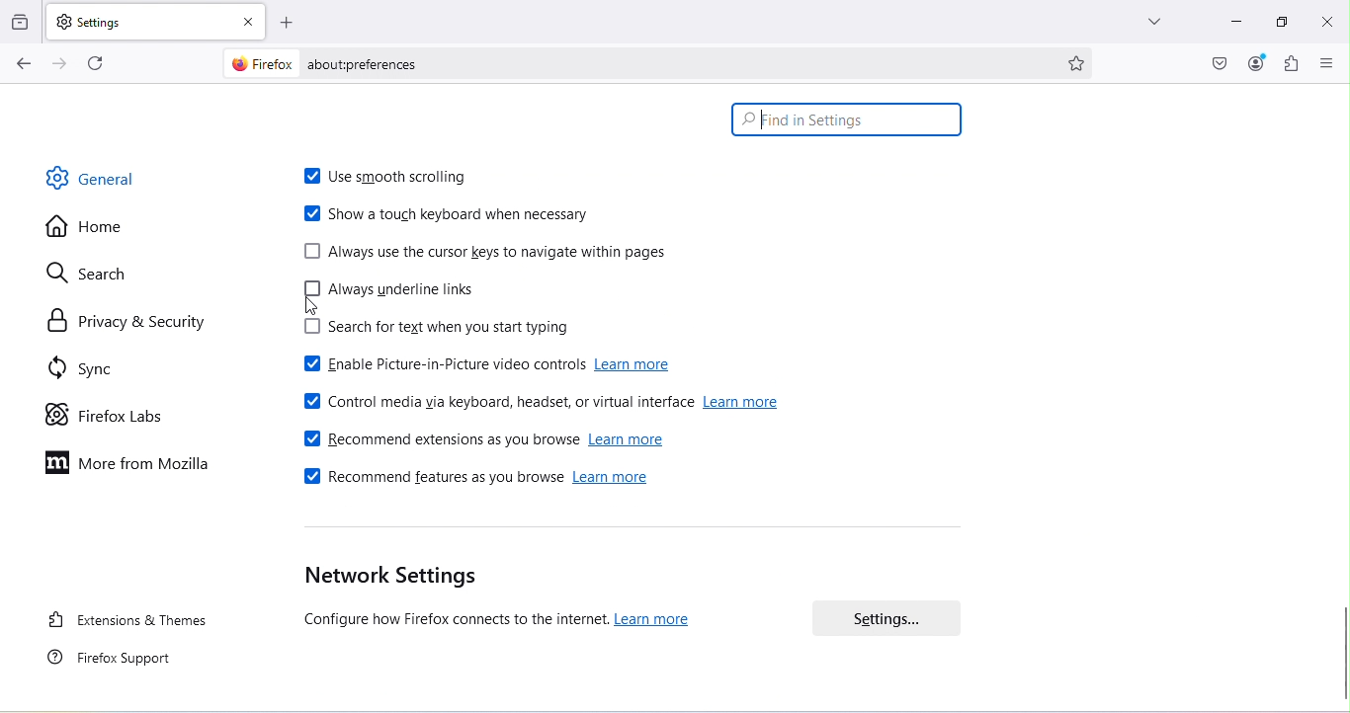 The image size is (1350, 713). Describe the element at coordinates (140, 21) in the screenshot. I see `New tab` at that location.